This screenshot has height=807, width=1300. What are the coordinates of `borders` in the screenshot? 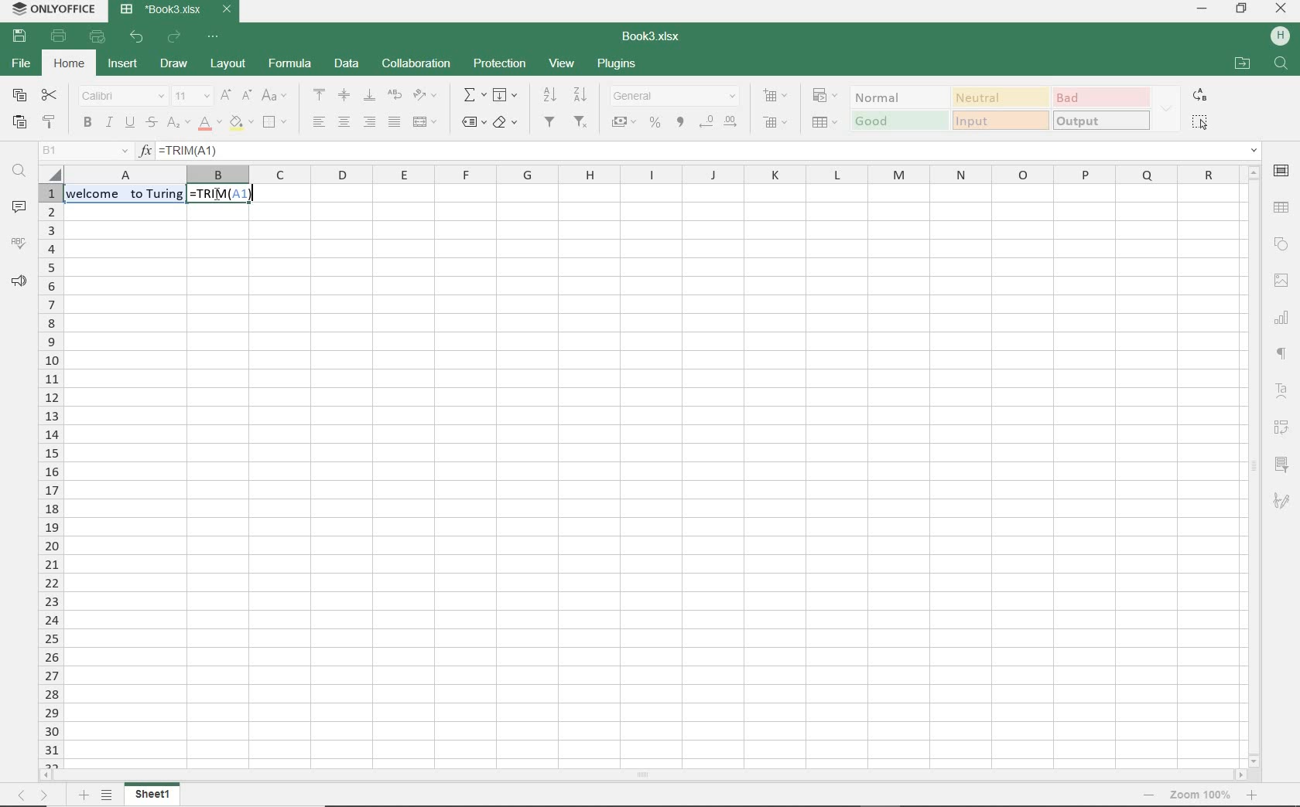 It's located at (275, 123).